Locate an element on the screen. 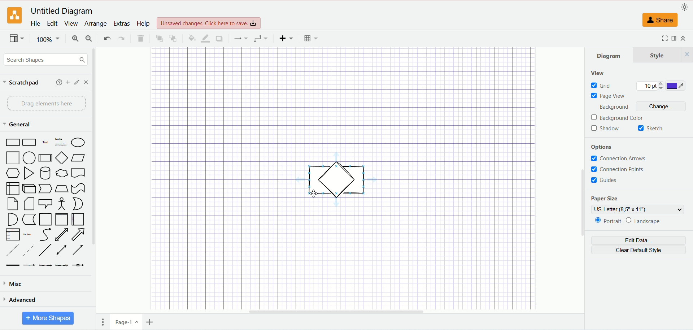 This screenshot has height=330, width=693. Vertical Container is located at coordinates (63, 219).